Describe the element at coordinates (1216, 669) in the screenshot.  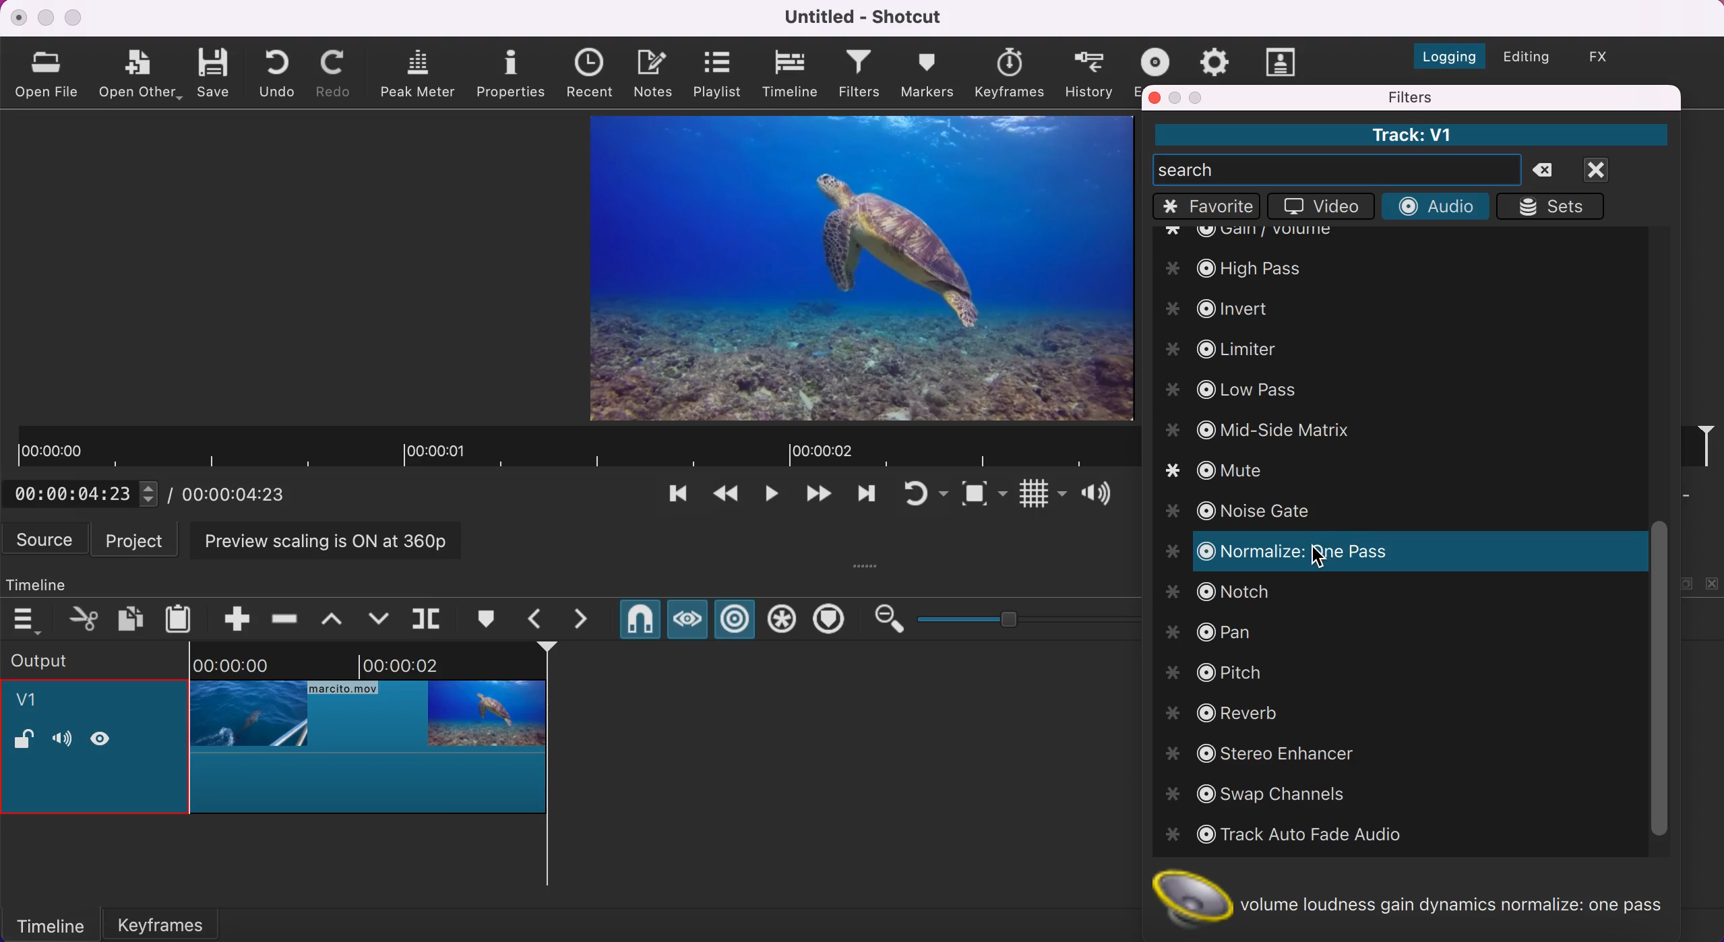
I see `Pitch` at that location.